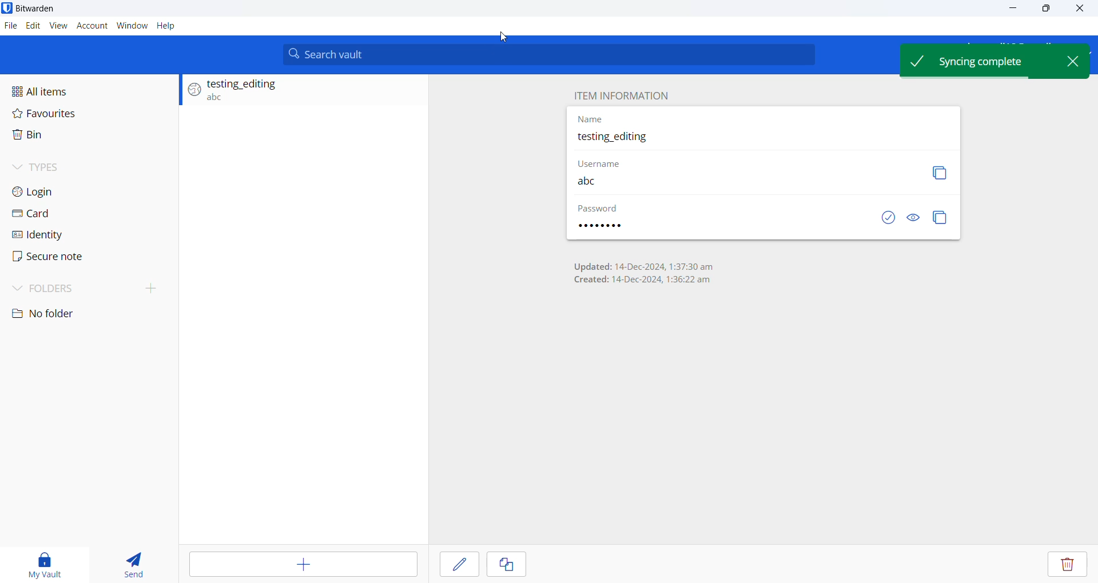 The height and width of the screenshot is (583, 1098). I want to click on Identity, so click(71, 234).